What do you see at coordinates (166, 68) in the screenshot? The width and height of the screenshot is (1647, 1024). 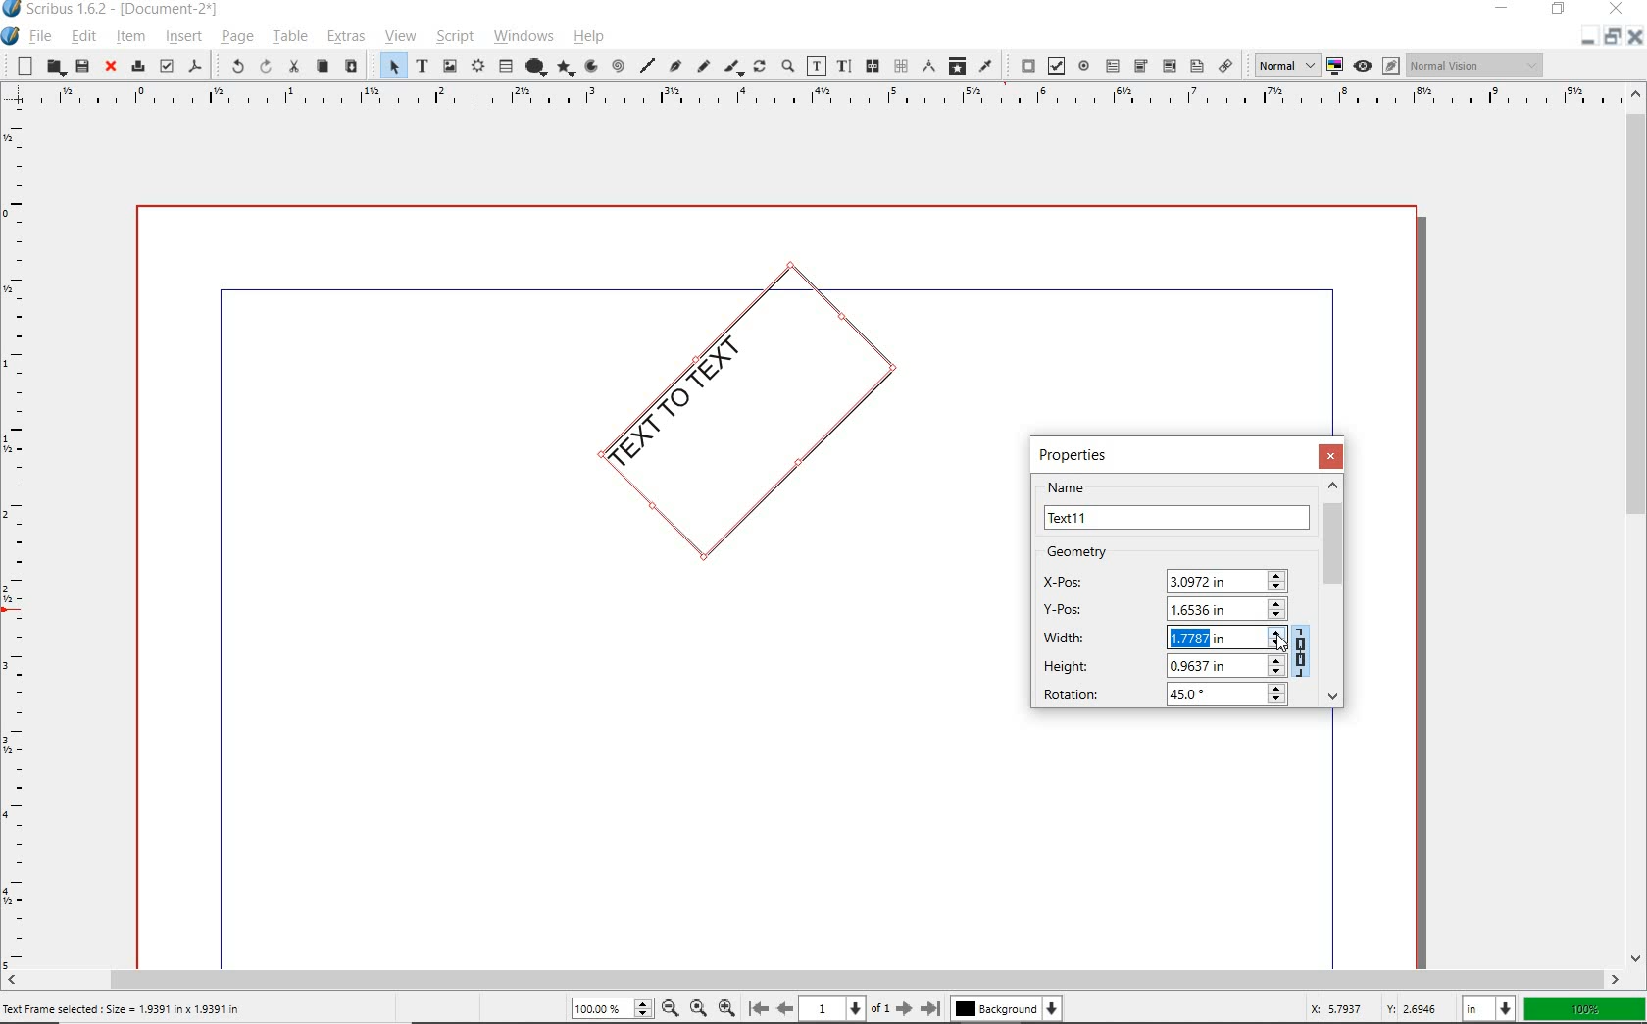 I see `preflight verifier` at bounding box center [166, 68].